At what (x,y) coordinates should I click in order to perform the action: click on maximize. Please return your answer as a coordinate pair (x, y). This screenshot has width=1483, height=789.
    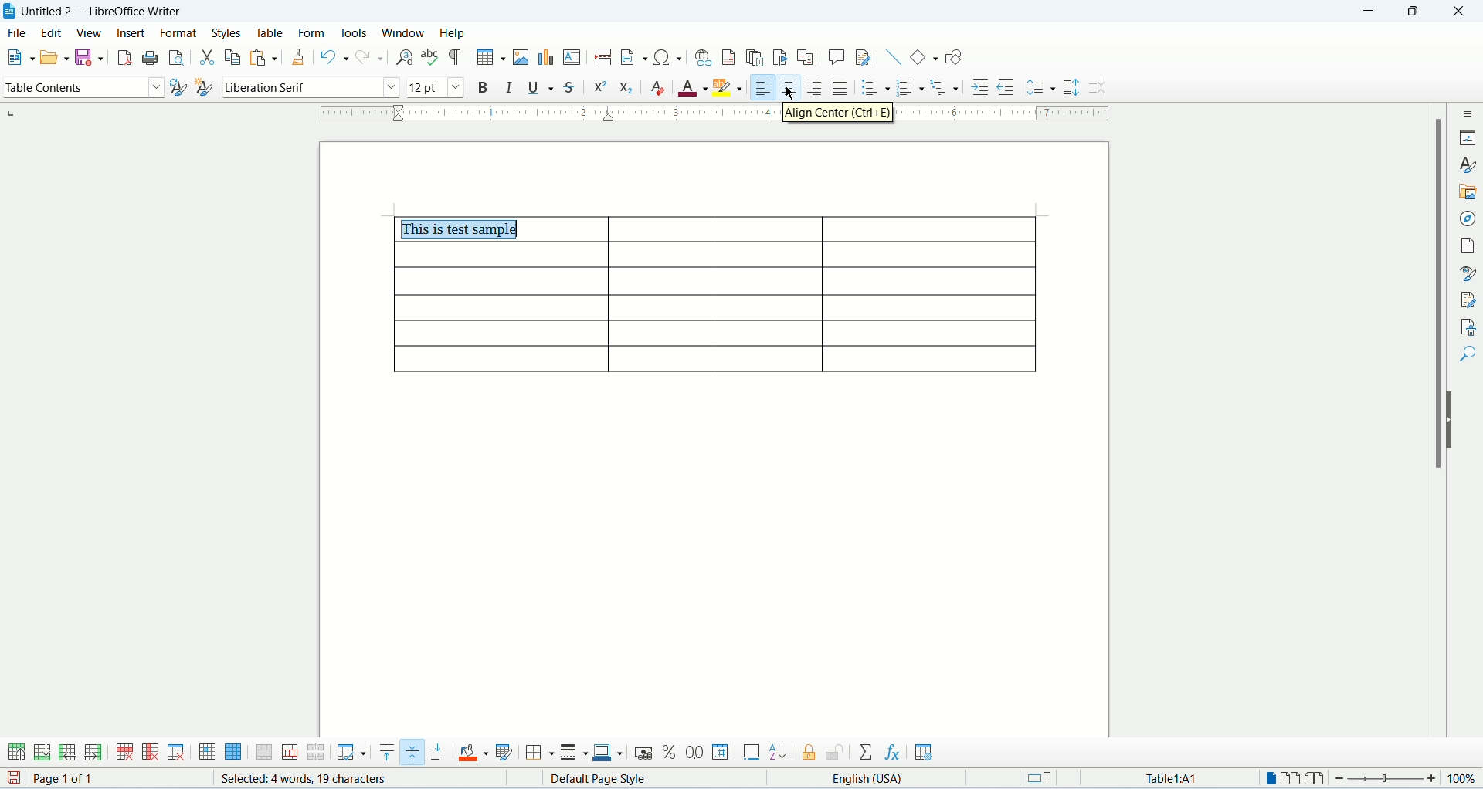
    Looking at the image, I should click on (1417, 12).